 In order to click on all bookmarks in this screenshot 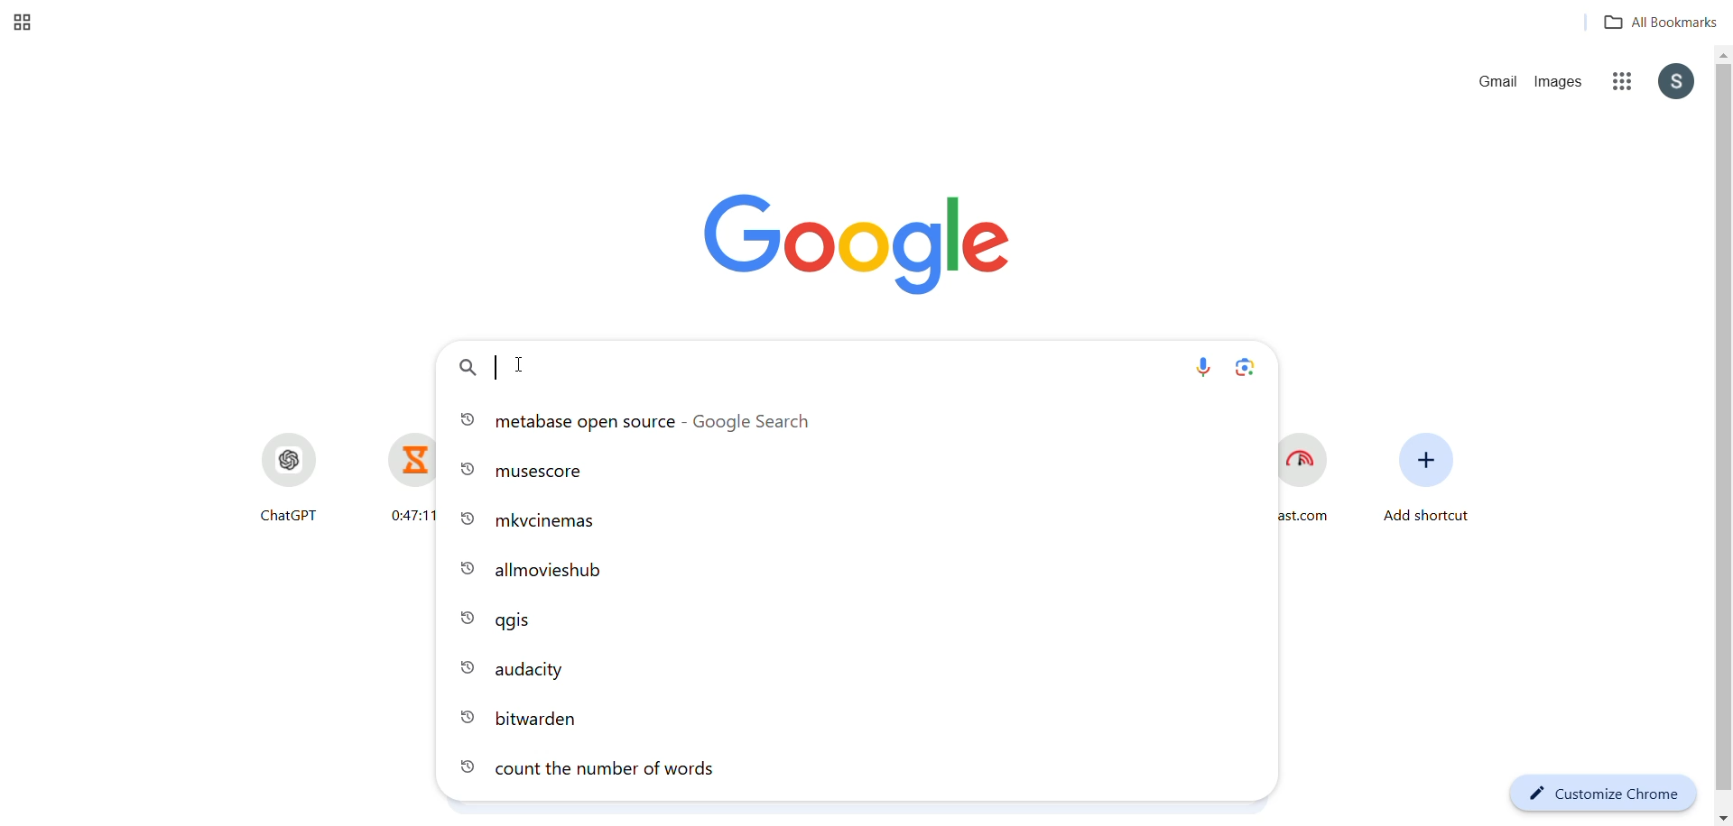, I will do `click(1653, 23)`.